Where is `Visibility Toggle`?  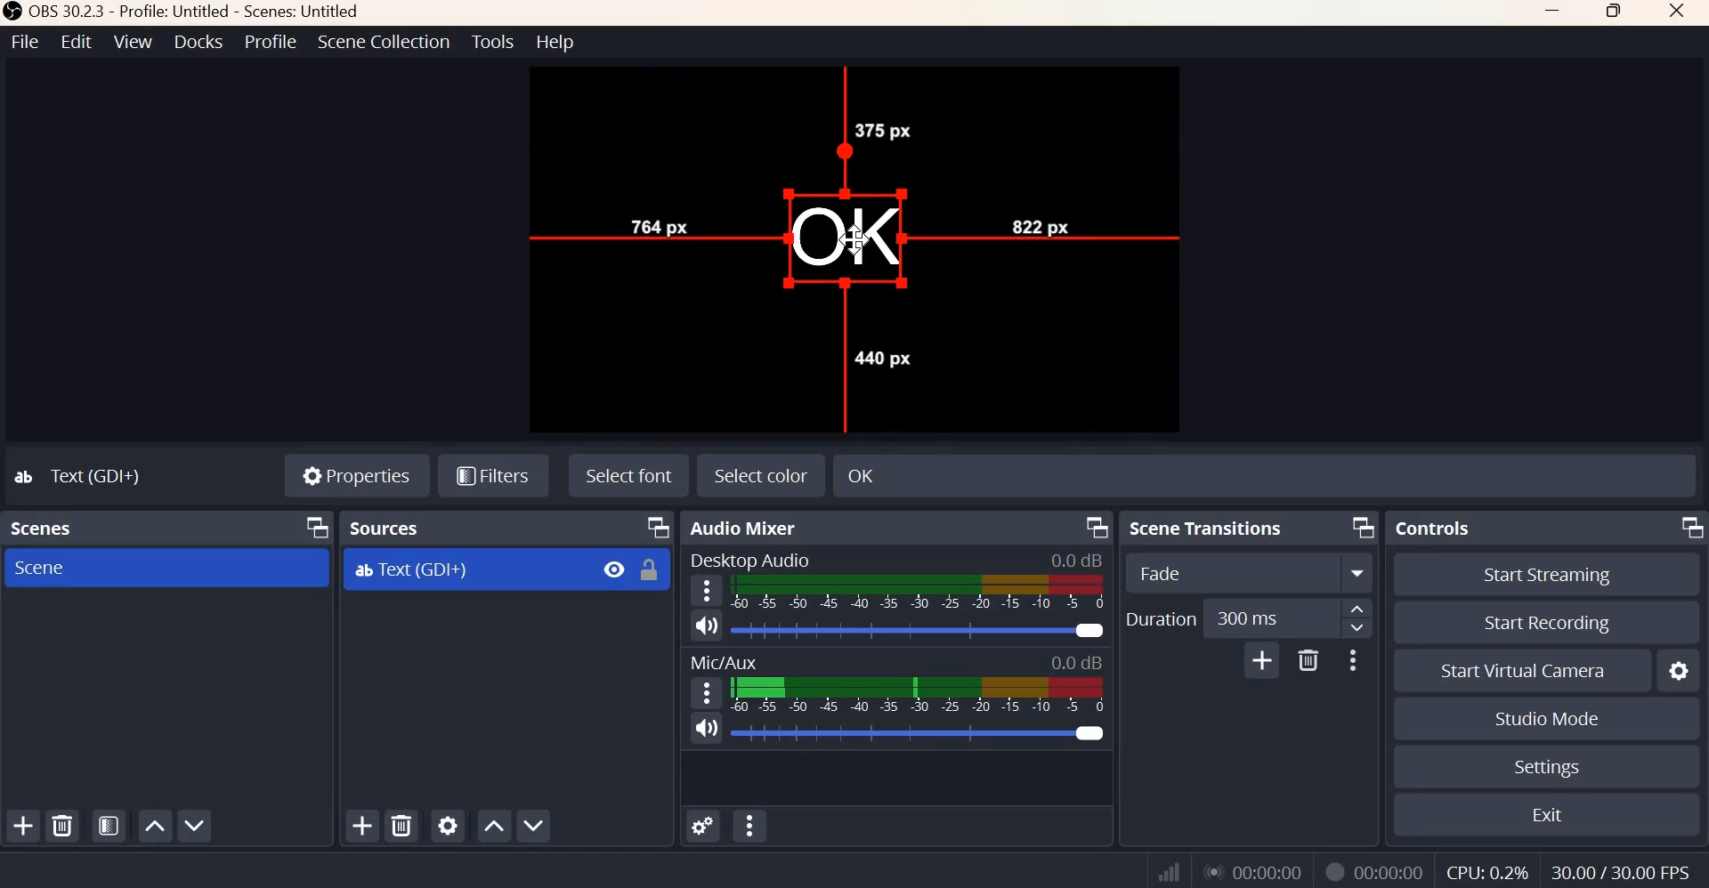
Visibility Toggle is located at coordinates (614, 569).